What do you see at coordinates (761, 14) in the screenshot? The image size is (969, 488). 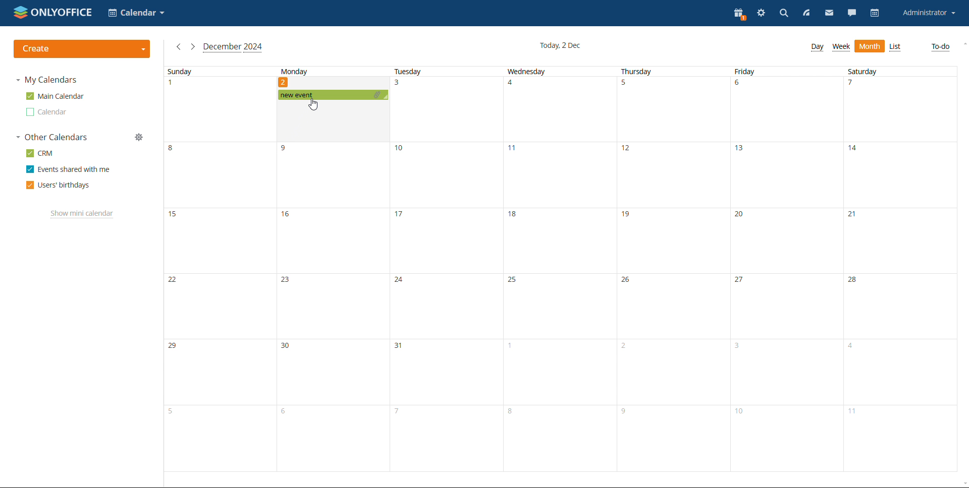 I see `settings` at bounding box center [761, 14].